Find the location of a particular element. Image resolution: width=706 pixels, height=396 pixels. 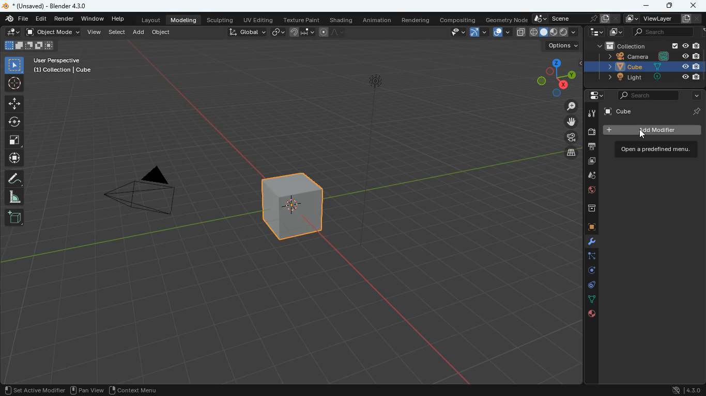

user perspective is located at coordinates (64, 66).